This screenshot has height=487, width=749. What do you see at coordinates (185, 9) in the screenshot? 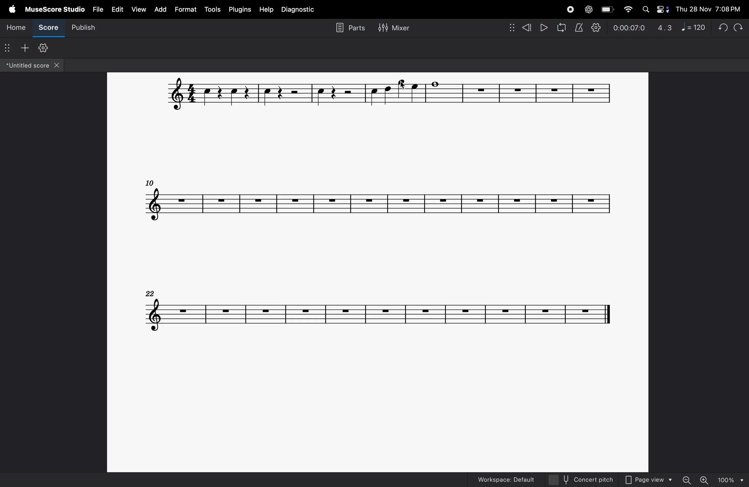
I see `format` at bounding box center [185, 9].